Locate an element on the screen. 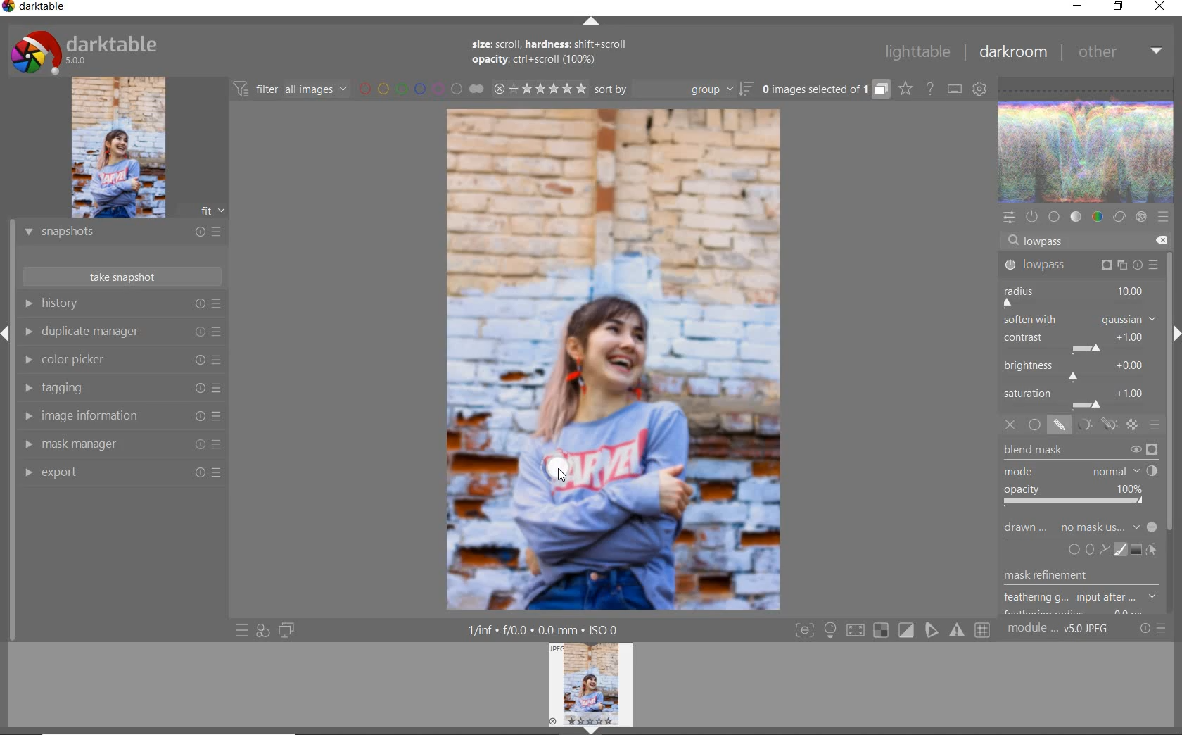  delete is located at coordinates (1159, 239).